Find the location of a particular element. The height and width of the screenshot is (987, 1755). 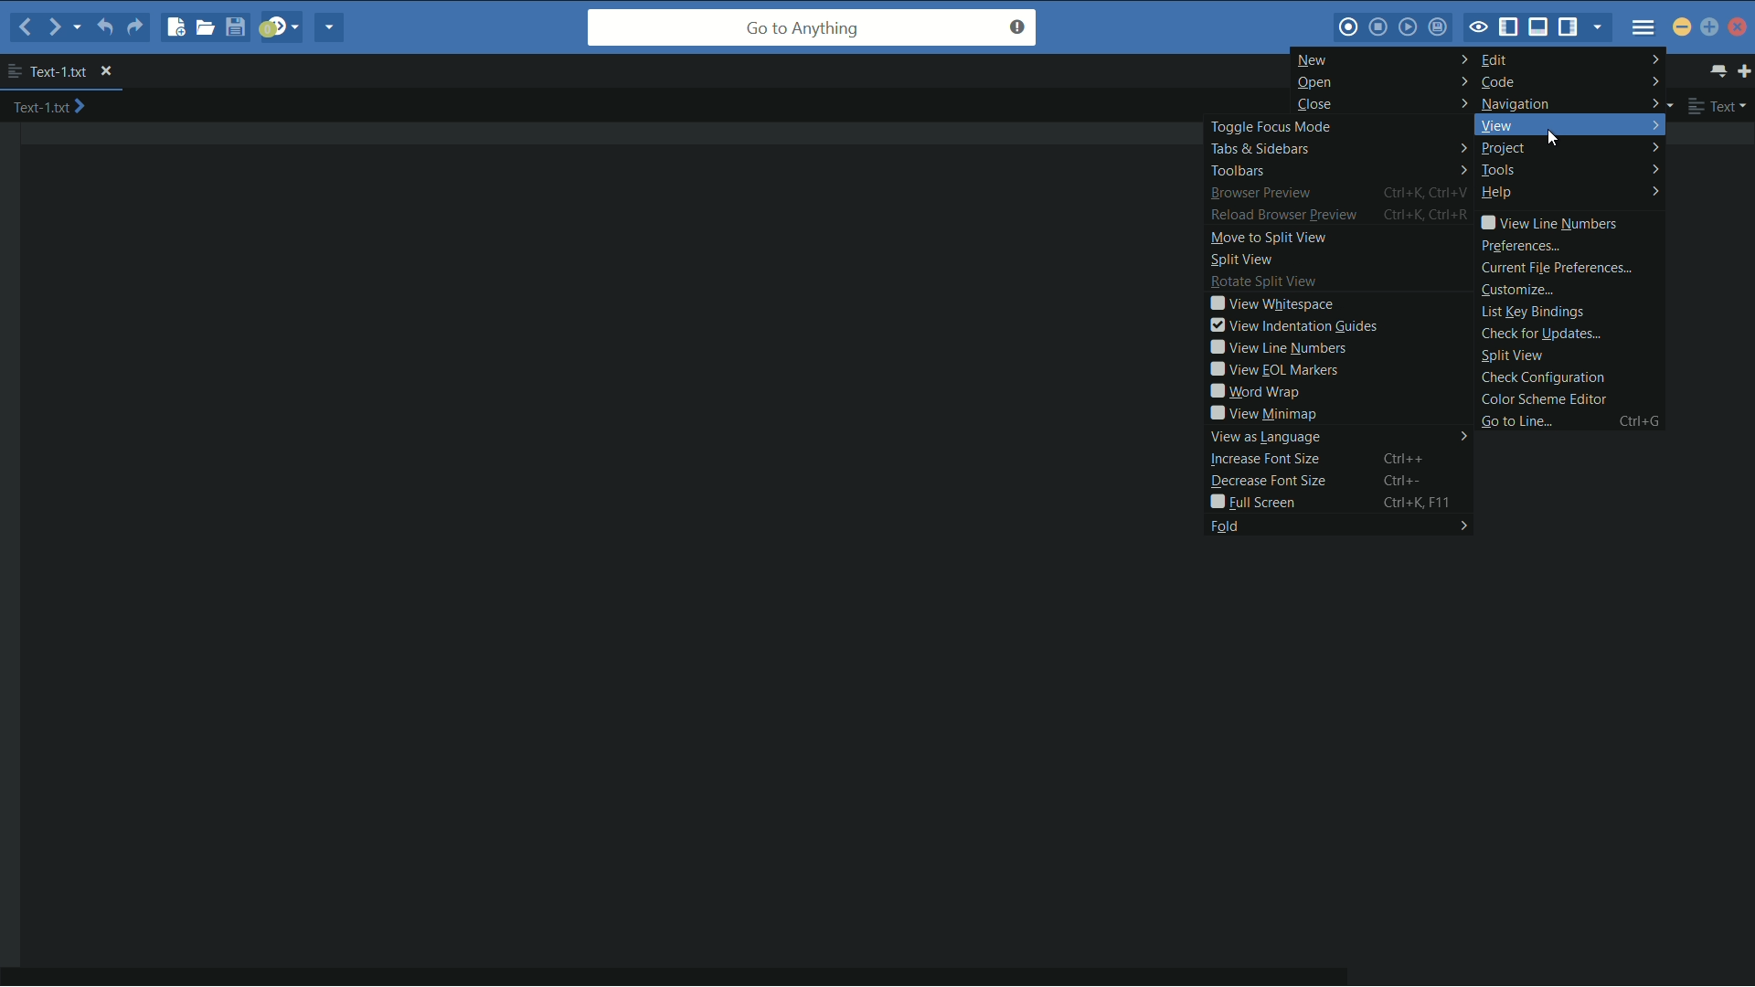

close is located at coordinates (117, 69).